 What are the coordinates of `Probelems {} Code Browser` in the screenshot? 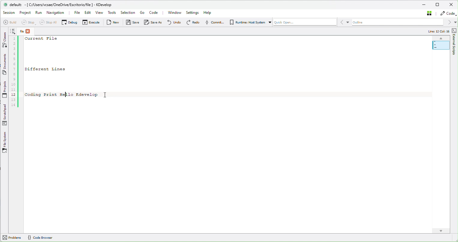 It's located at (34, 237).